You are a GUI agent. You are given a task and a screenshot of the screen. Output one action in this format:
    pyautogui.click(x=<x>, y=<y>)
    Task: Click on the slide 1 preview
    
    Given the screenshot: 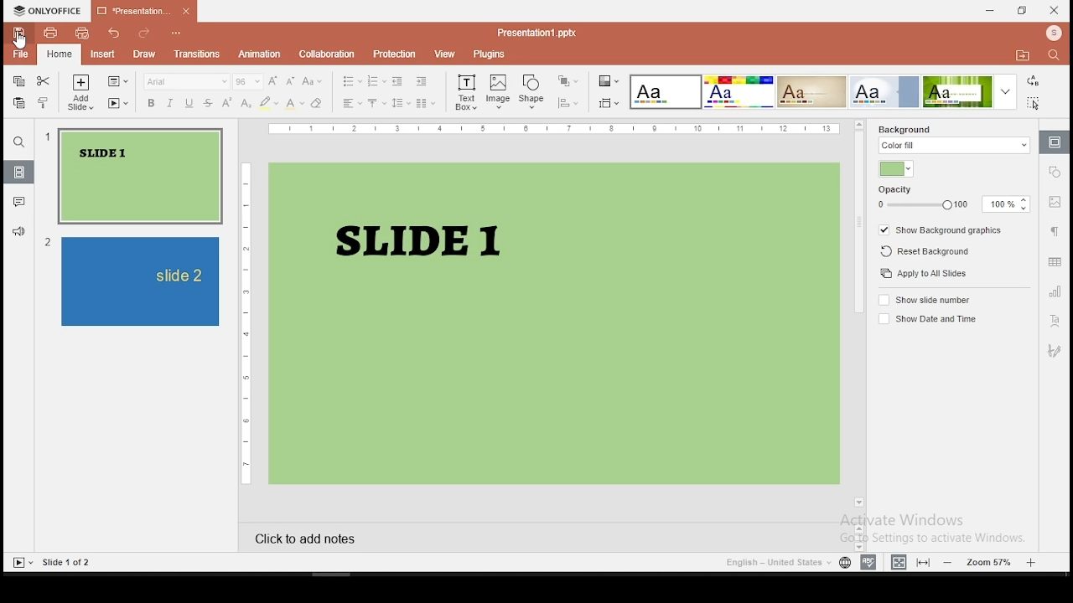 What is the action you would take?
    pyautogui.click(x=134, y=177)
    